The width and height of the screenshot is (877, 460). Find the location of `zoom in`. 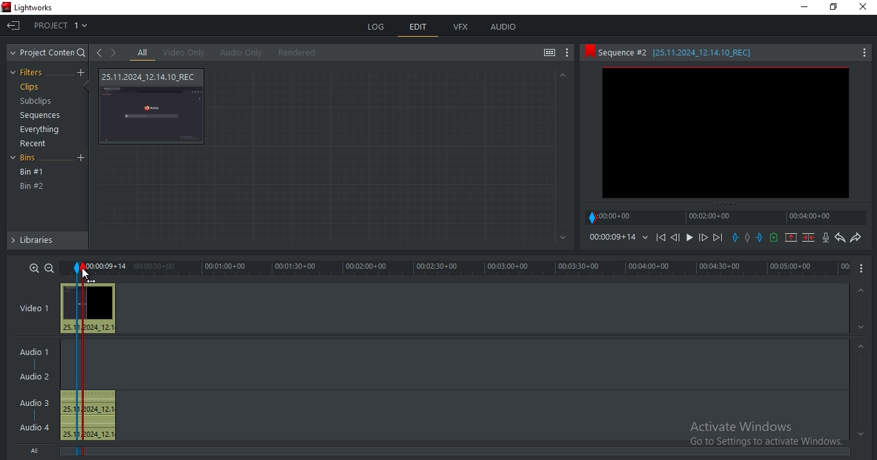

zoom in is located at coordinates (35, 267).